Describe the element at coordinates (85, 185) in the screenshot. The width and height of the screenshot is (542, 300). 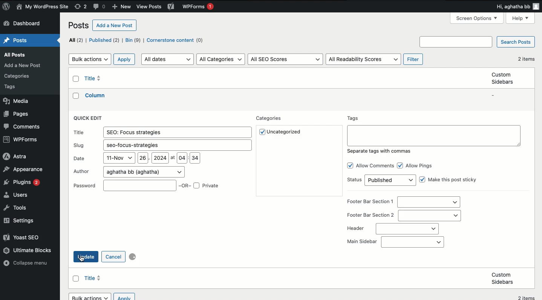
I see `textPassword ` at that location.